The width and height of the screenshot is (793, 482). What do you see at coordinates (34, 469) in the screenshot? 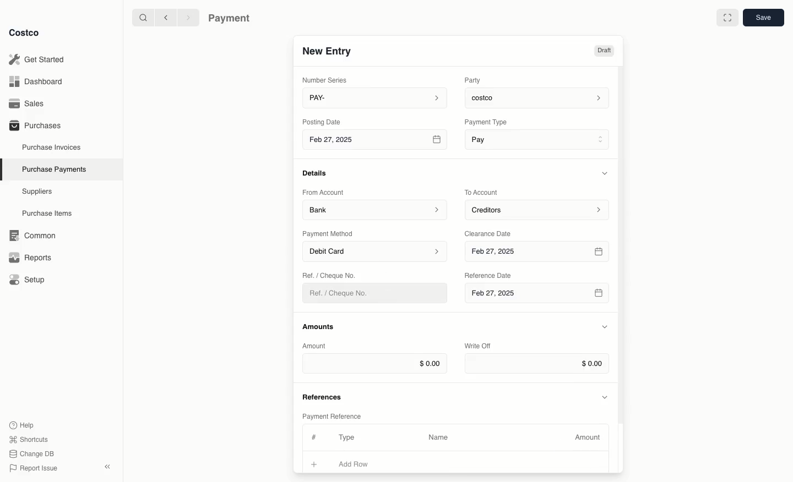
I see `Report Issue` at bounding box center [34, 469].